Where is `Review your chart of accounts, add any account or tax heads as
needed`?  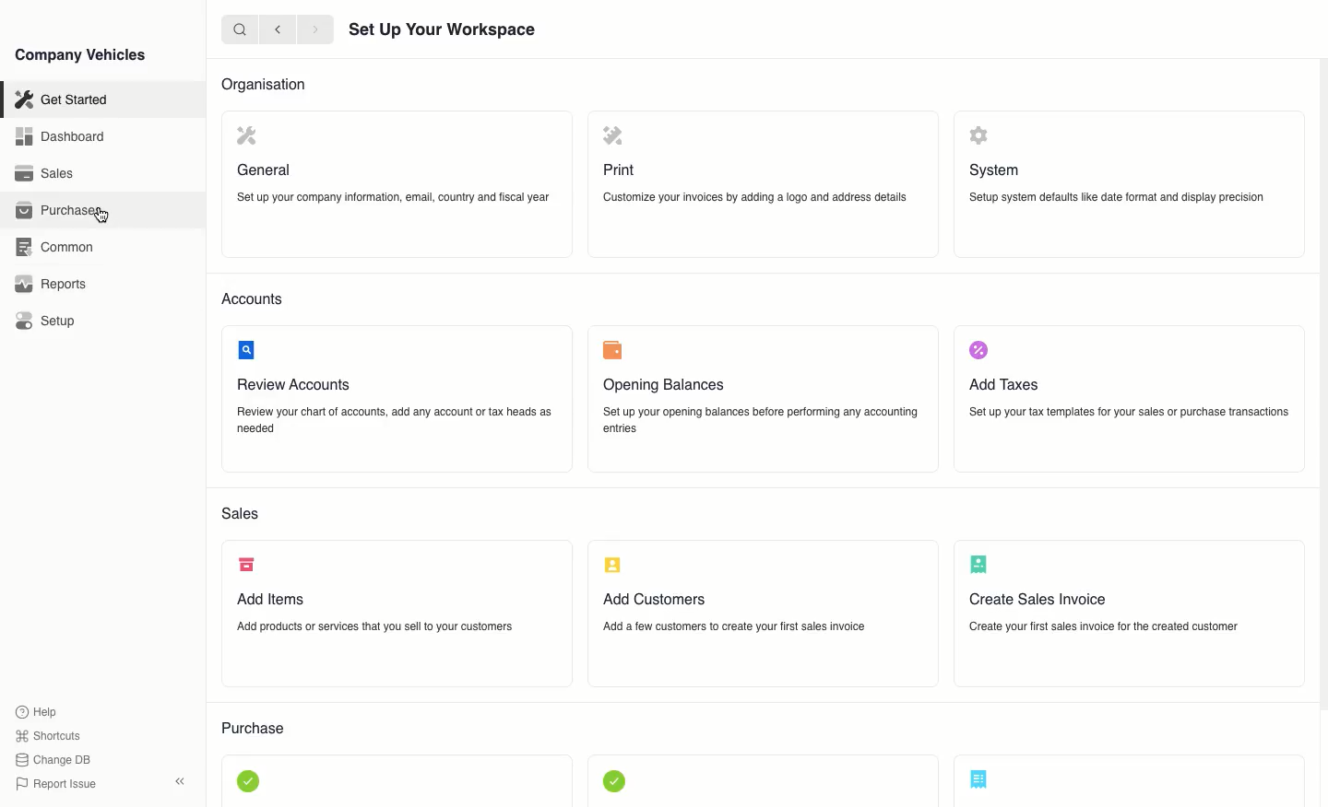
Review your chart of accounts, add any account or tax heads as
needed is located at coordinates (394, 421).